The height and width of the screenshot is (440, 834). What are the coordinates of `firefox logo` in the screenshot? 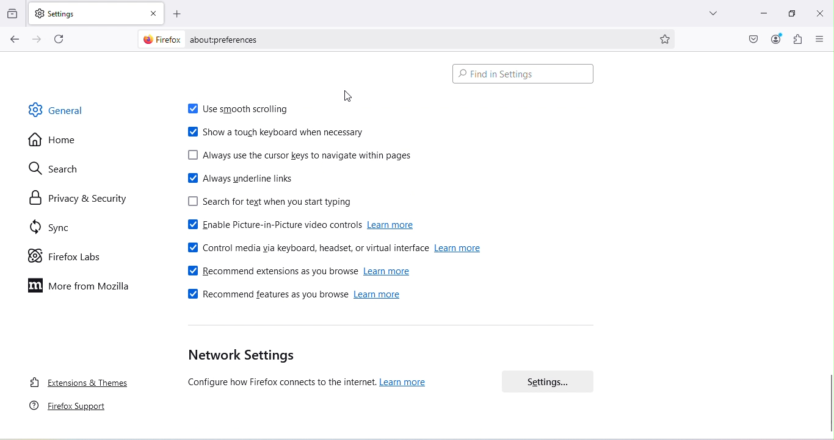 It's located at (162, 39).